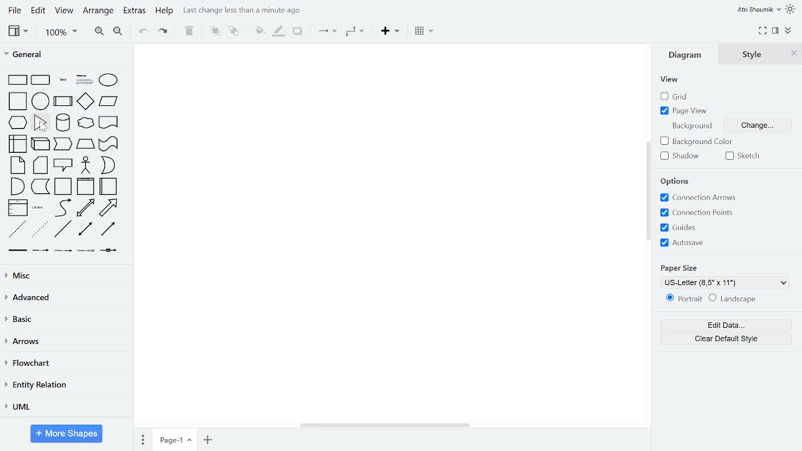  I want to click on step, so click(64, 145).